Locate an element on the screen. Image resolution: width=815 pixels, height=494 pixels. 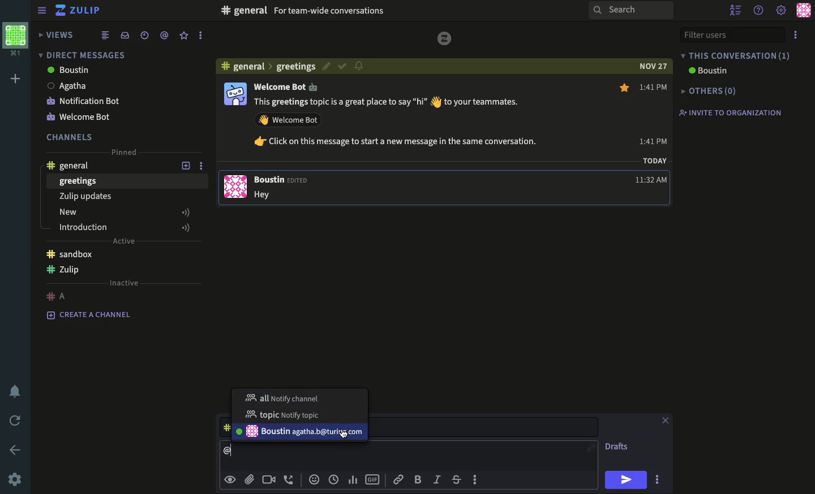
strikethrough  is located at coordinates (457, 480).